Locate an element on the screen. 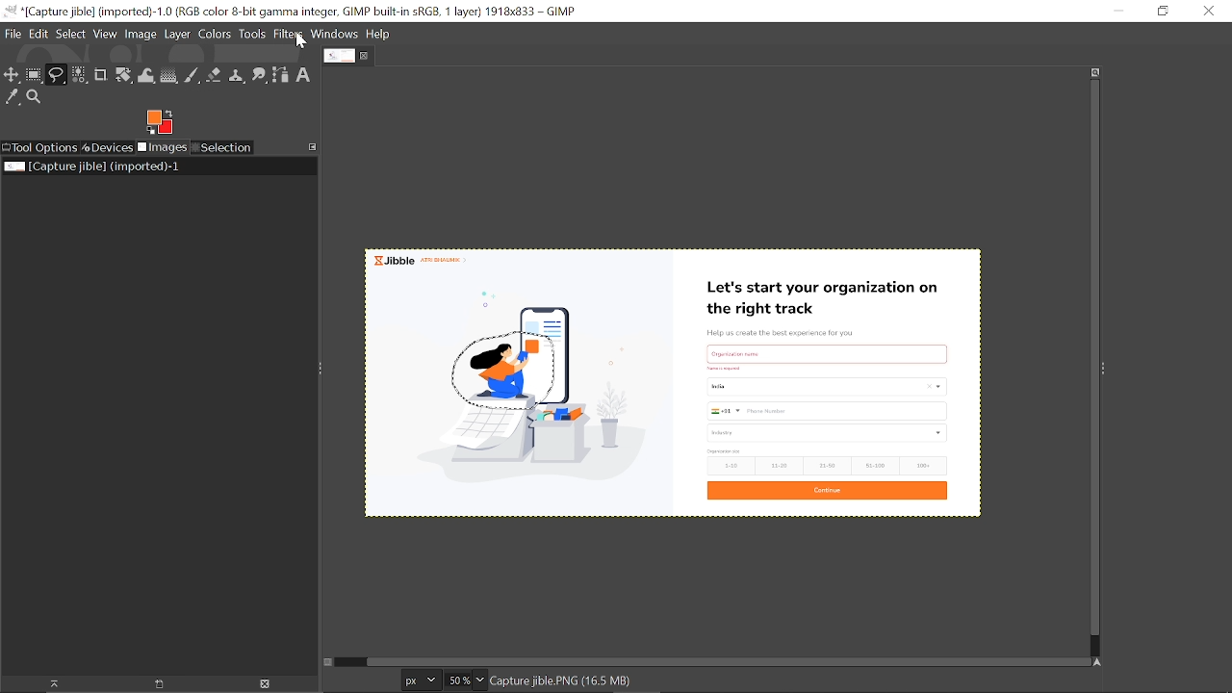 The height and width of the screenshot is (693, 1232). Image is located at coordinates (141, 33).